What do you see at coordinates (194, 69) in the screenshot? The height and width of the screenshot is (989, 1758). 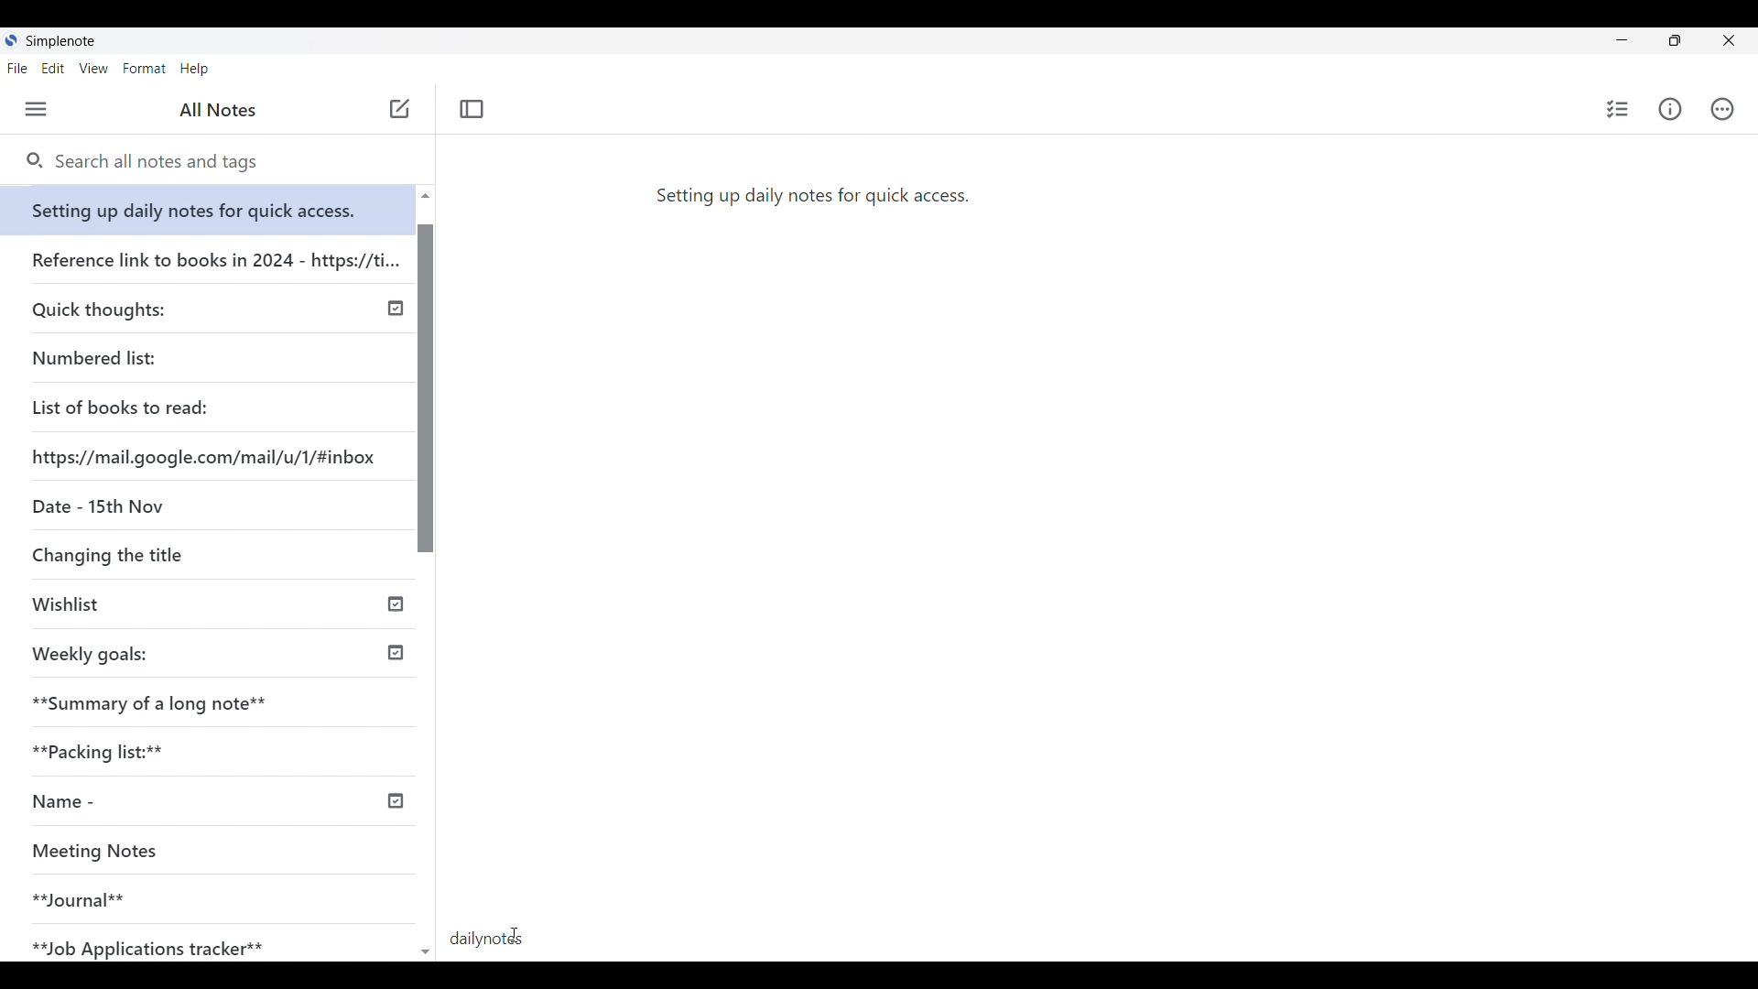 I see `Help menu` at bounding box center [194, 69].